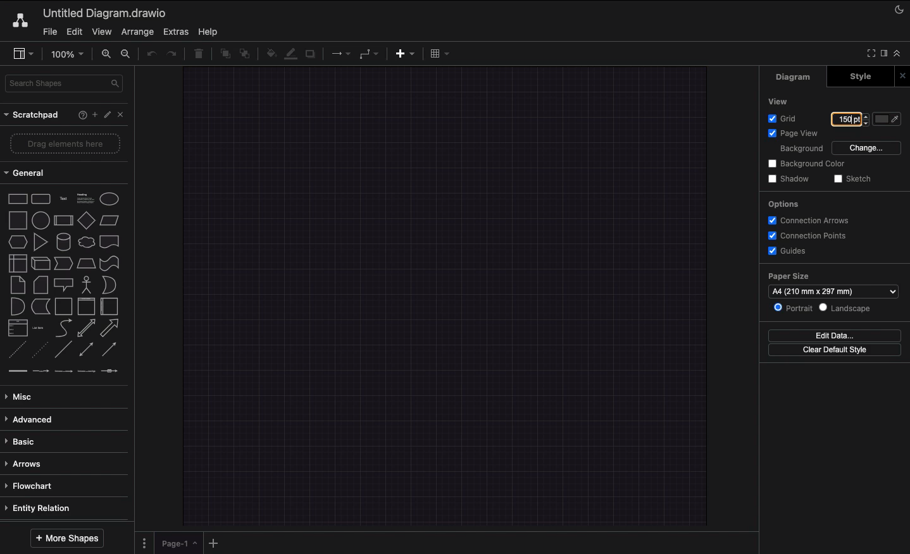 The height and width of the screenshot is (554, 910). I want to click on Landscape, so click(849, 309).